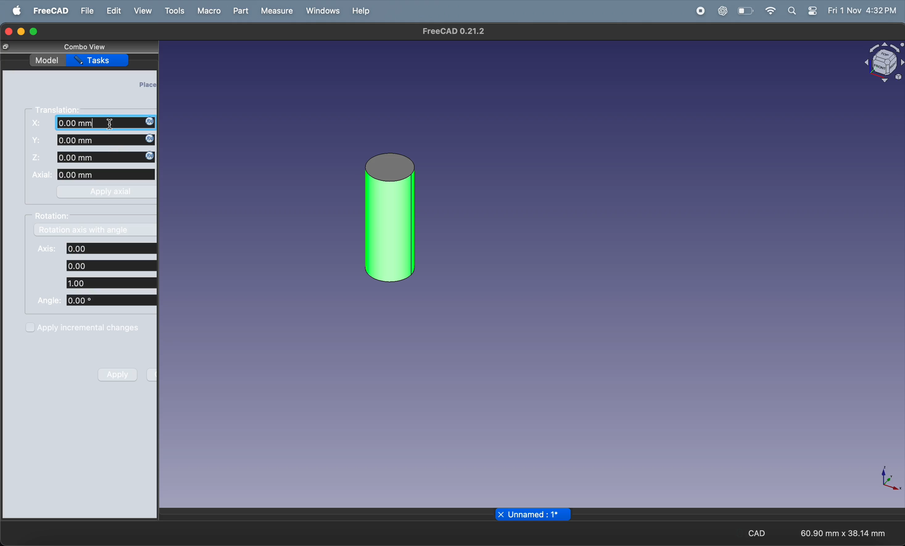 Image resolution: width=905 pixels, height=546 pixels. What do you see at coordinates (99, 60) in the screenshot?
I see `tasks` at bounding box center [99, 60].